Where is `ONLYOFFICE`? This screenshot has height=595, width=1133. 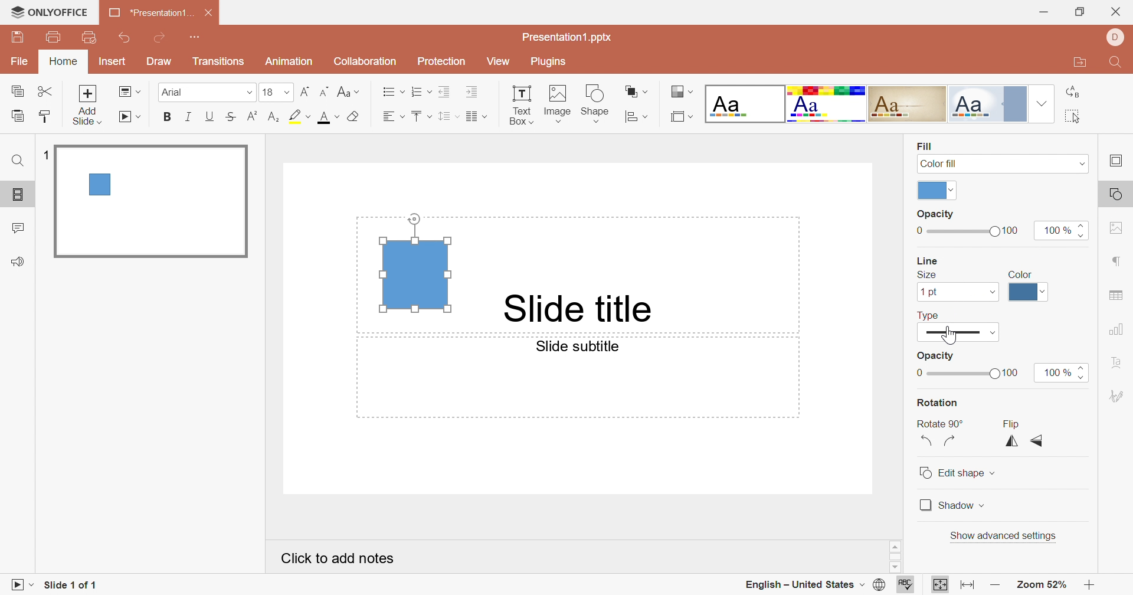 ONLYOFFICE is located at coordinates (50, 11).